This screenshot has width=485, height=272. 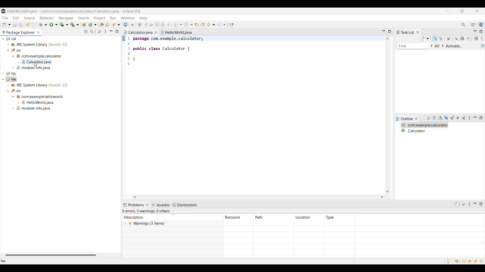 I want to click on Minimize, so click(x=476, y=204).